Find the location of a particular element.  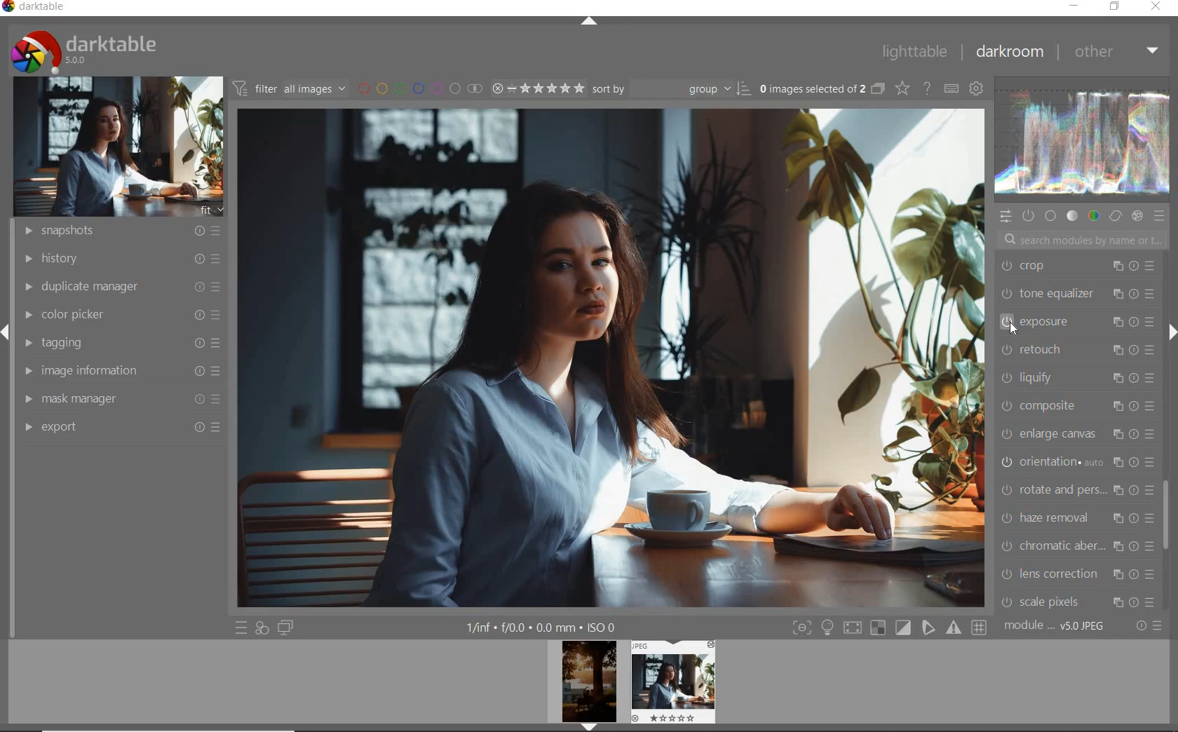

PRESET is located at coordinates (1160, 217).